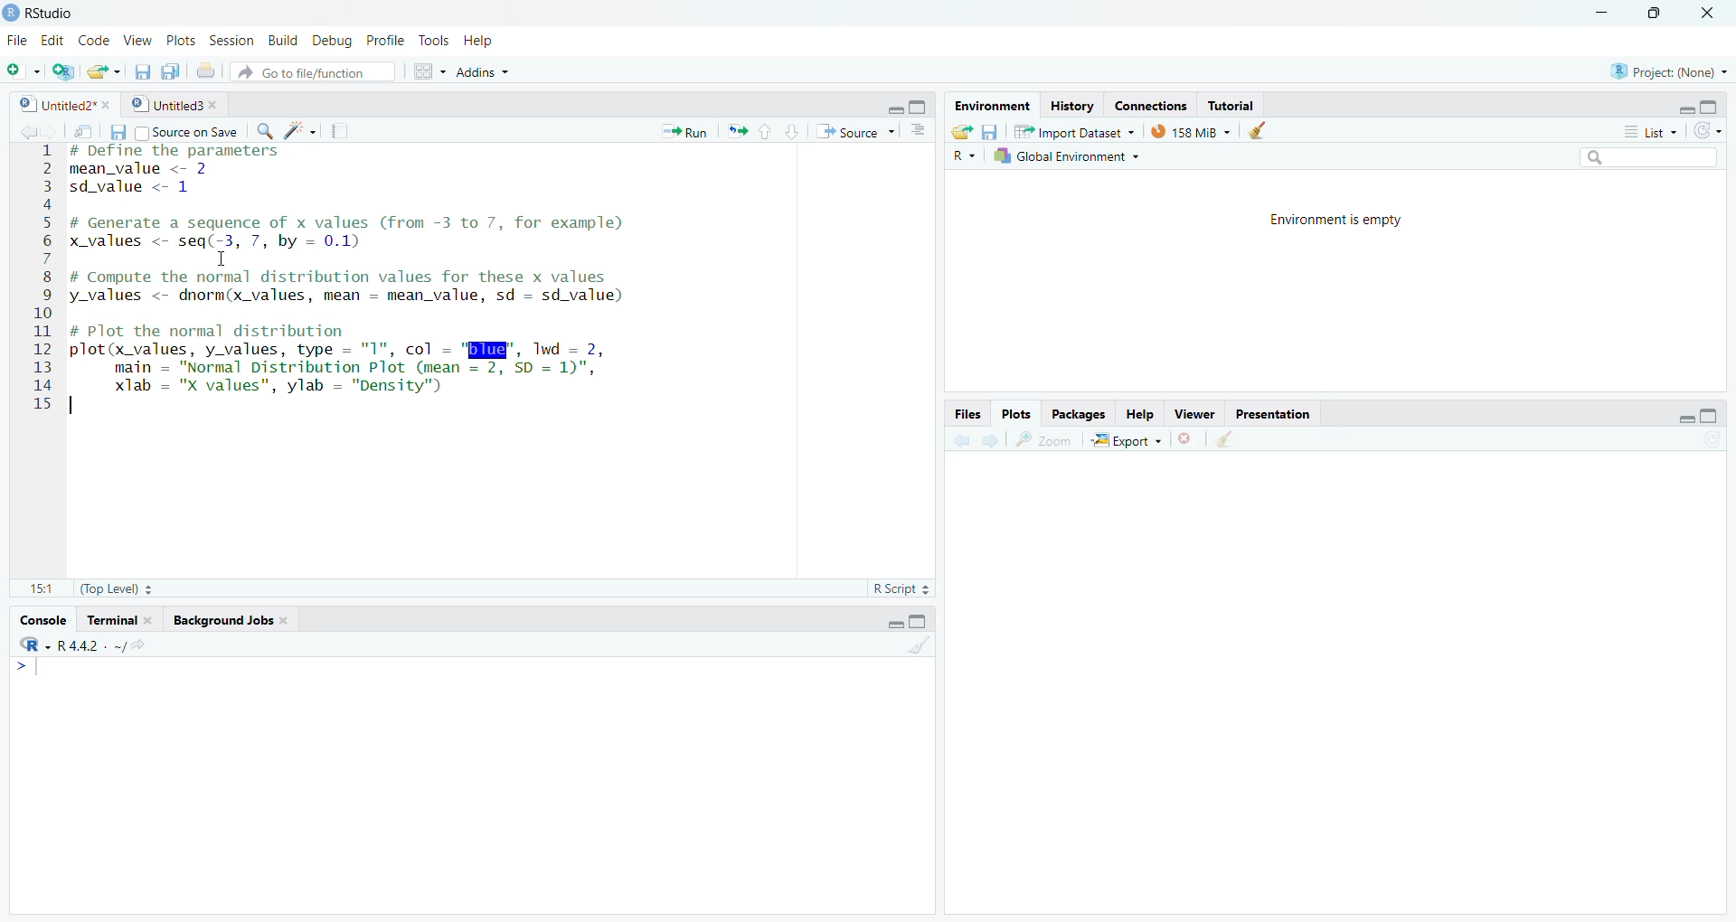  Describe the element at coordinates (899, 586) in the screenshot. I see `RScript ` at that location.